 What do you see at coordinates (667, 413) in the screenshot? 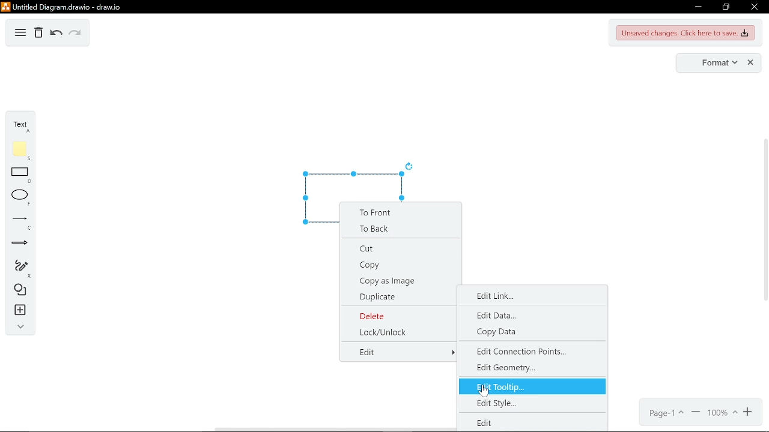
I see `page` at bounding box center [667, 413].